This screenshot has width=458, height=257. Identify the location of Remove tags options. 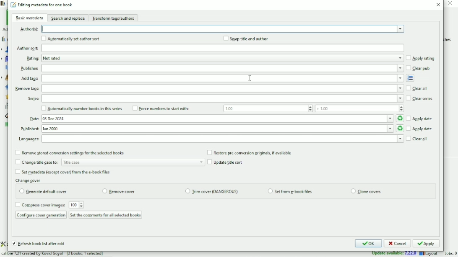
(223, 89).